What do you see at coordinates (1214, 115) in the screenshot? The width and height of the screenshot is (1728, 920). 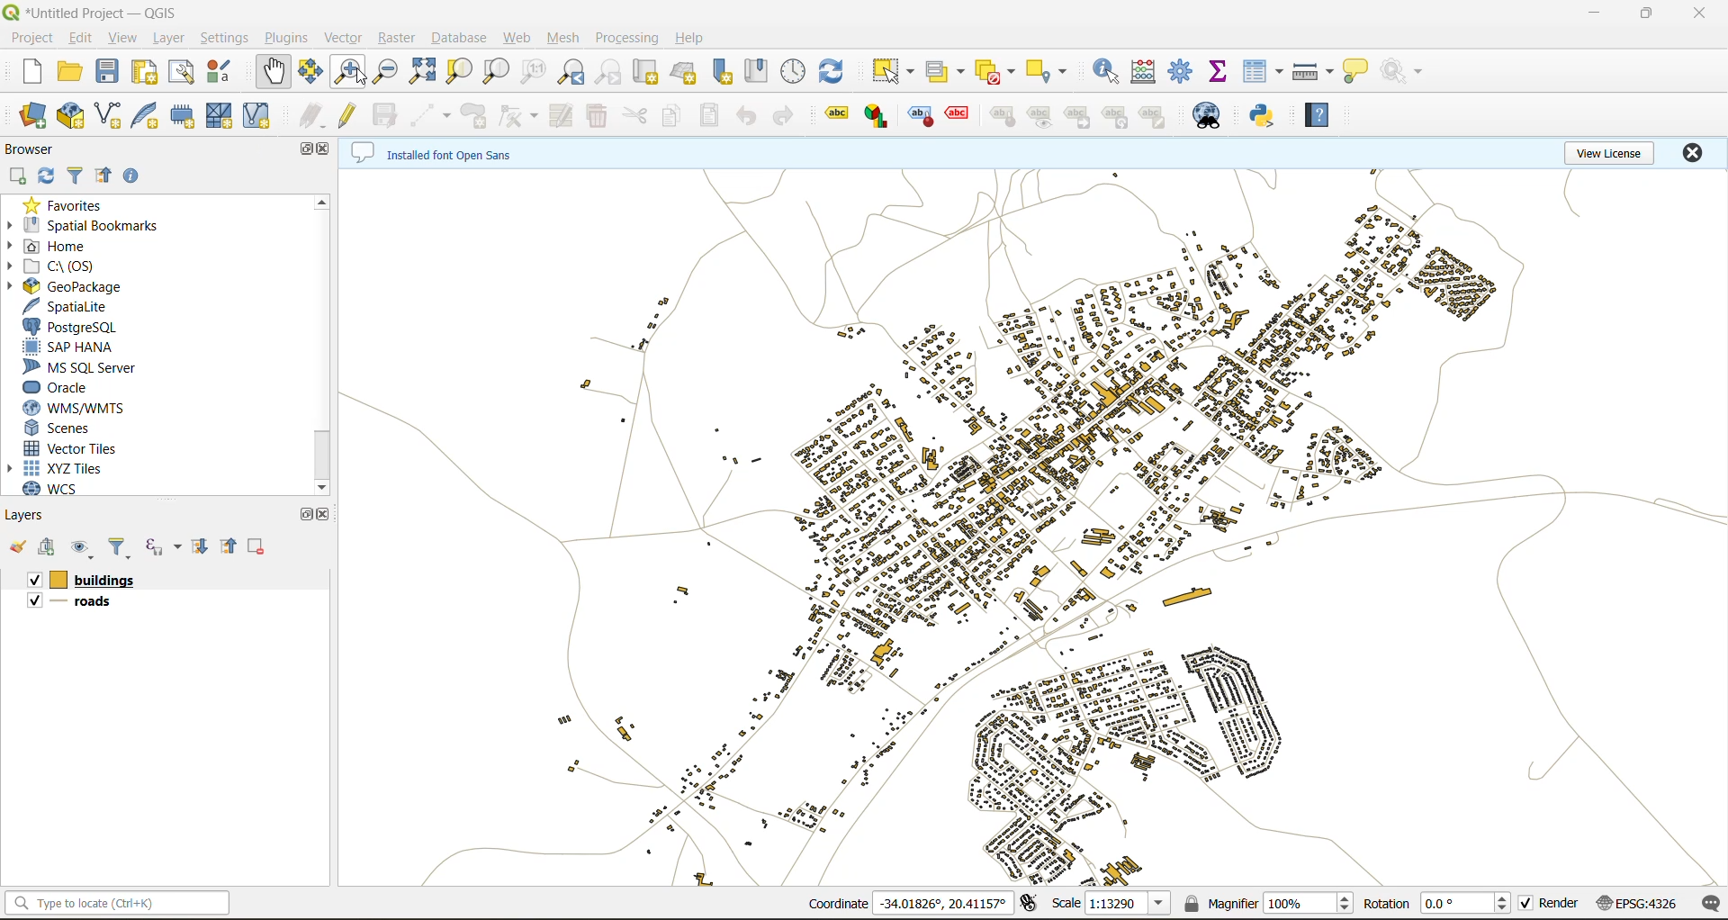 I see `metasearch` at bounding box center [1214, 115].